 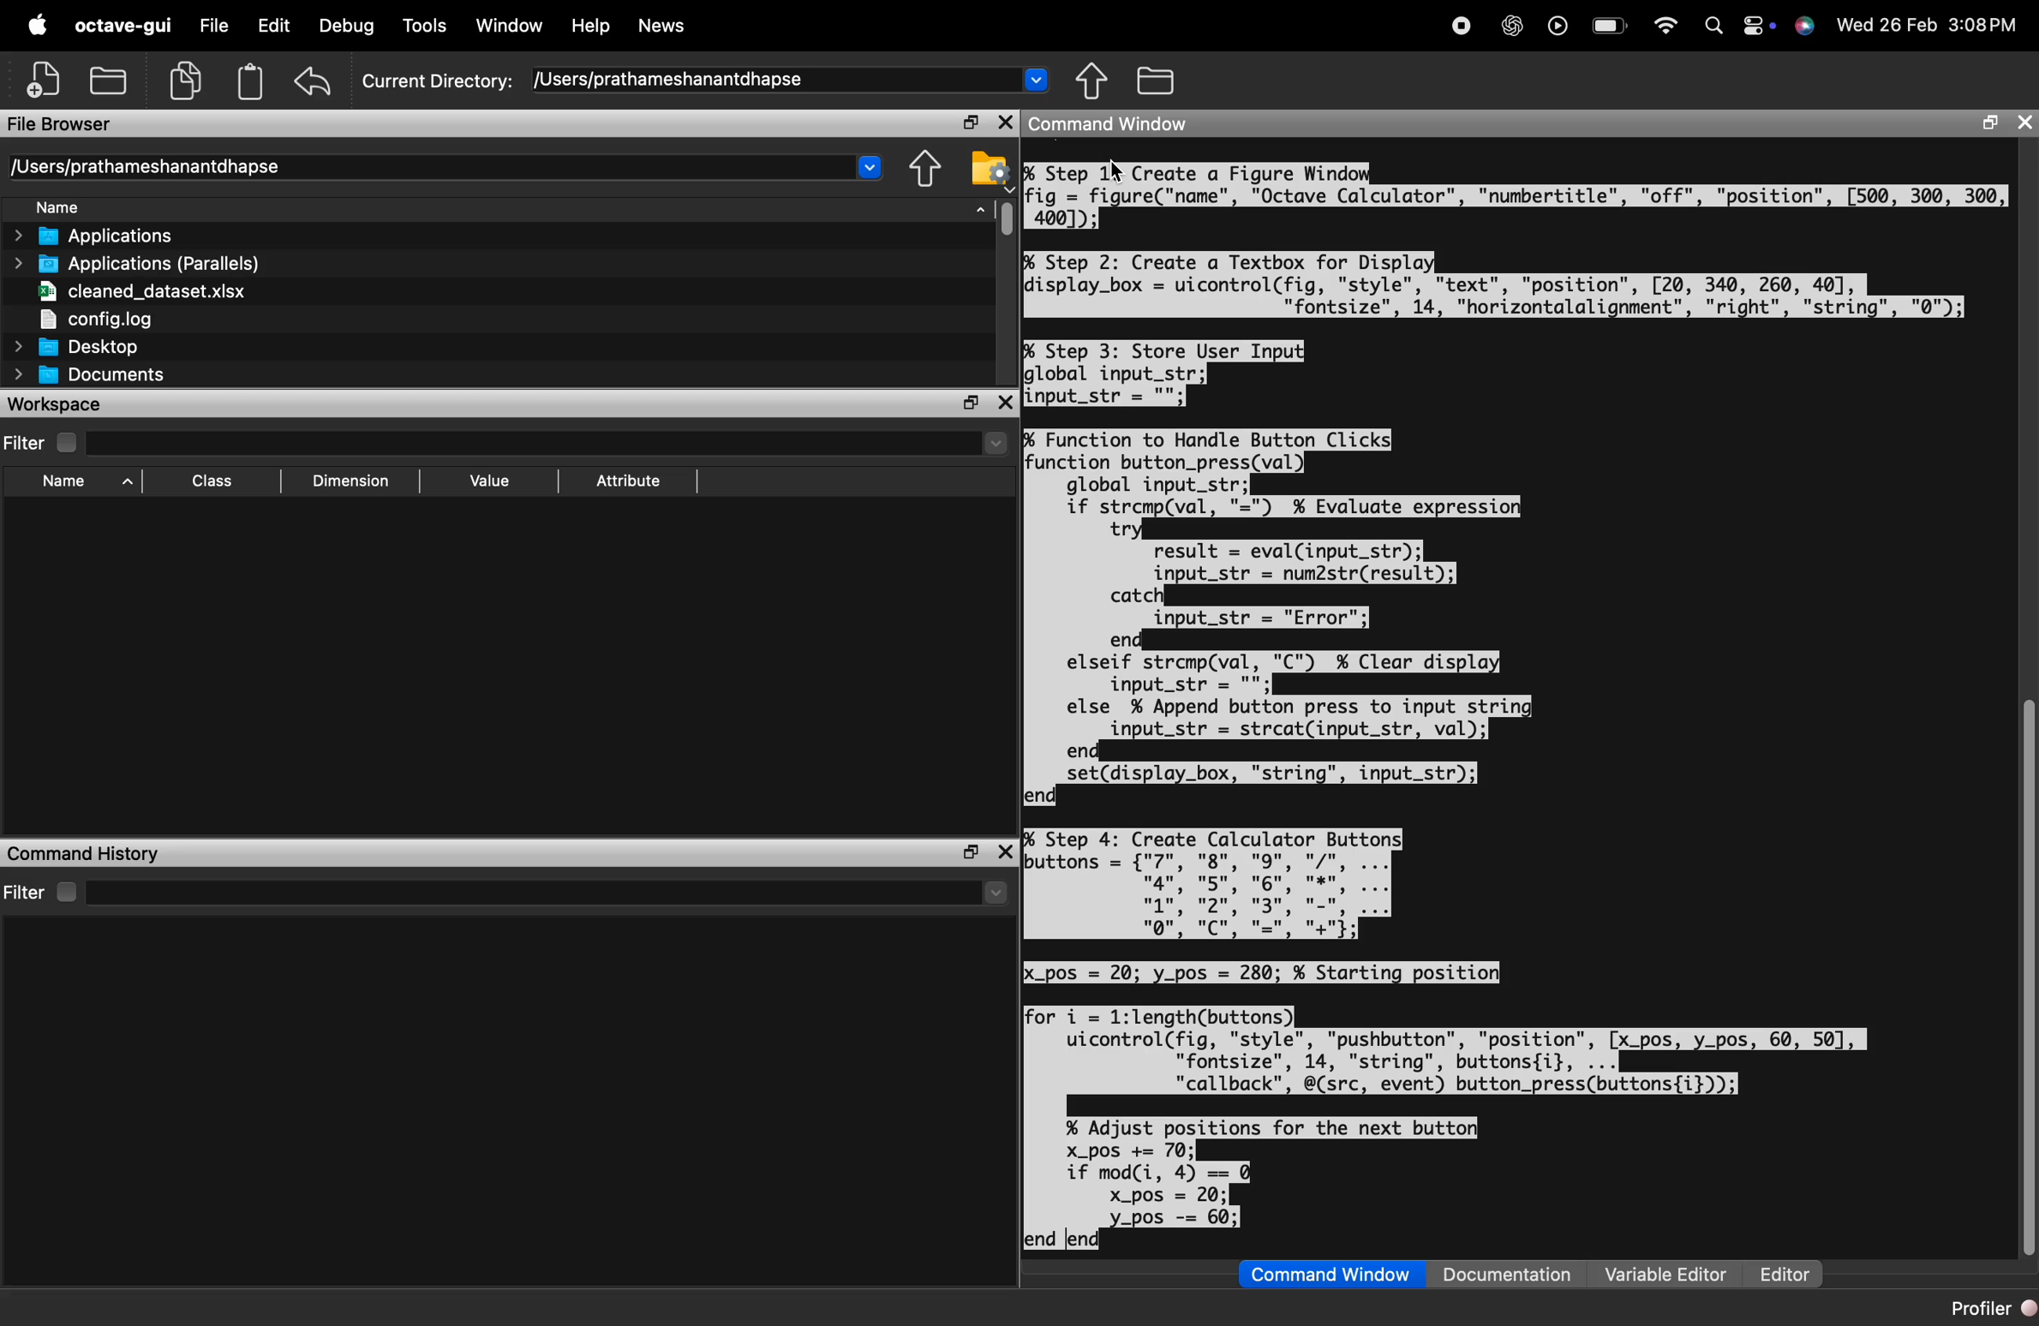 I want to click on chat gpt, so click(x=1513, y=27).